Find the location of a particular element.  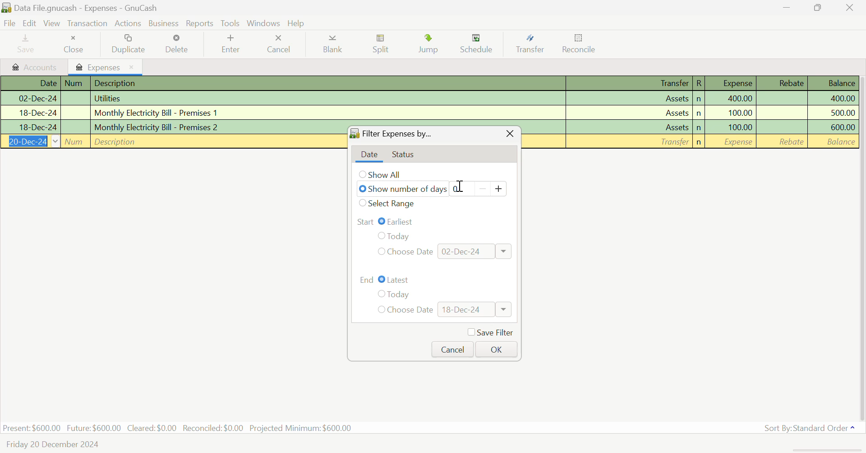

Cancel is located at coordinates (452, 350).